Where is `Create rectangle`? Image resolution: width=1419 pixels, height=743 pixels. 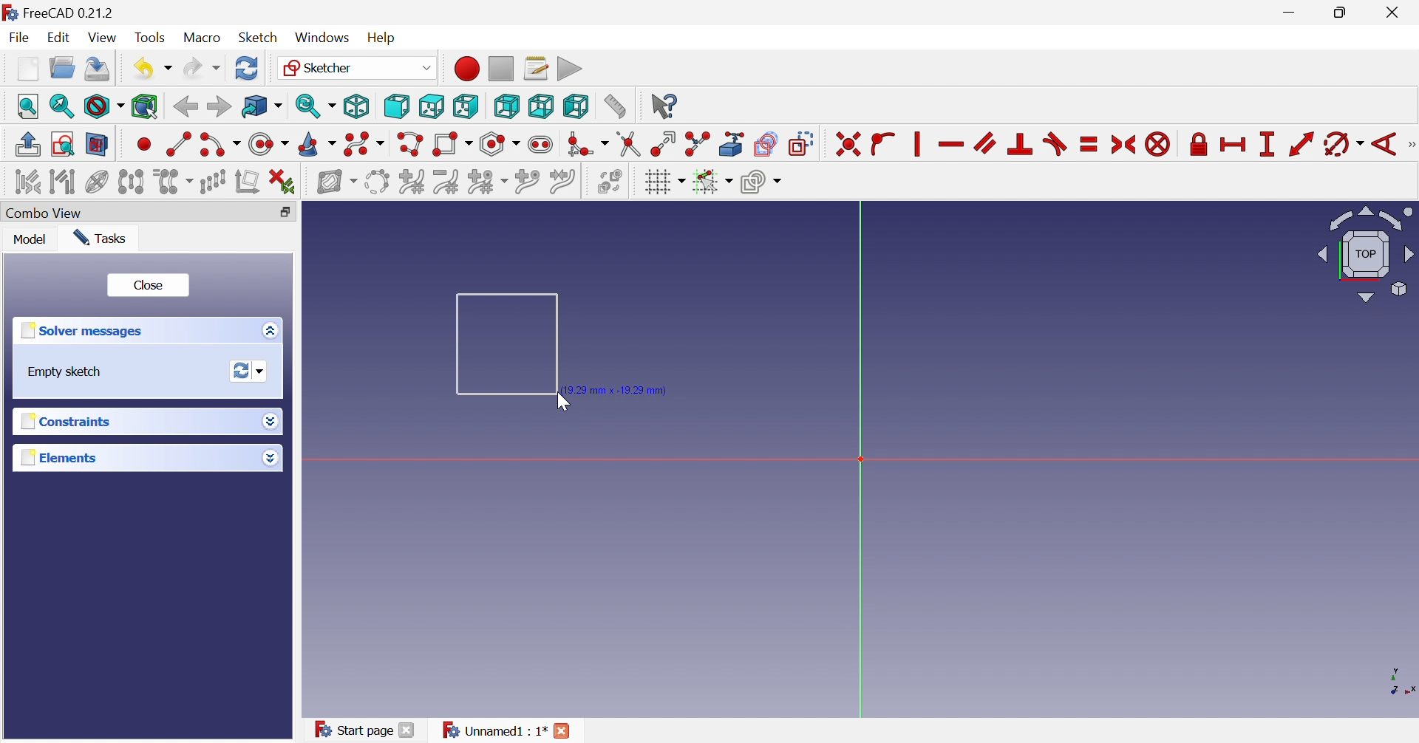 Create rectangle is located at coordinates (452, 145).